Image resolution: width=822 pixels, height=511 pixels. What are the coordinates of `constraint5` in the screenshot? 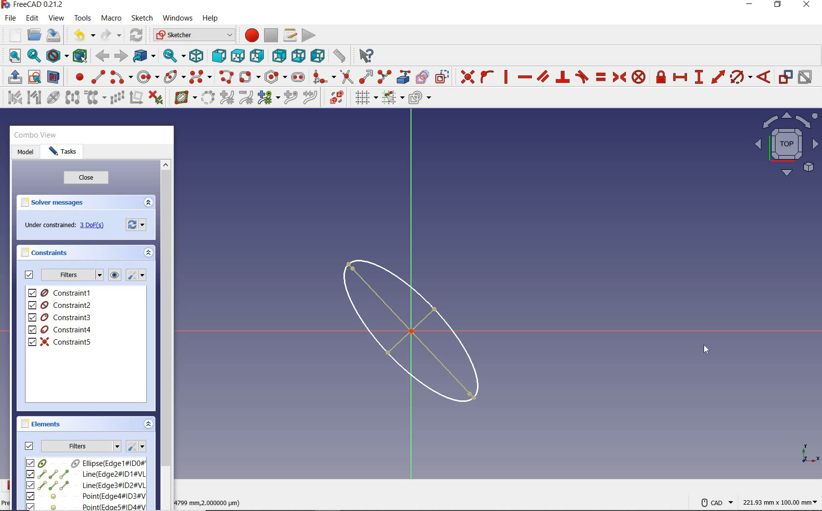 It's located at (60, 342).